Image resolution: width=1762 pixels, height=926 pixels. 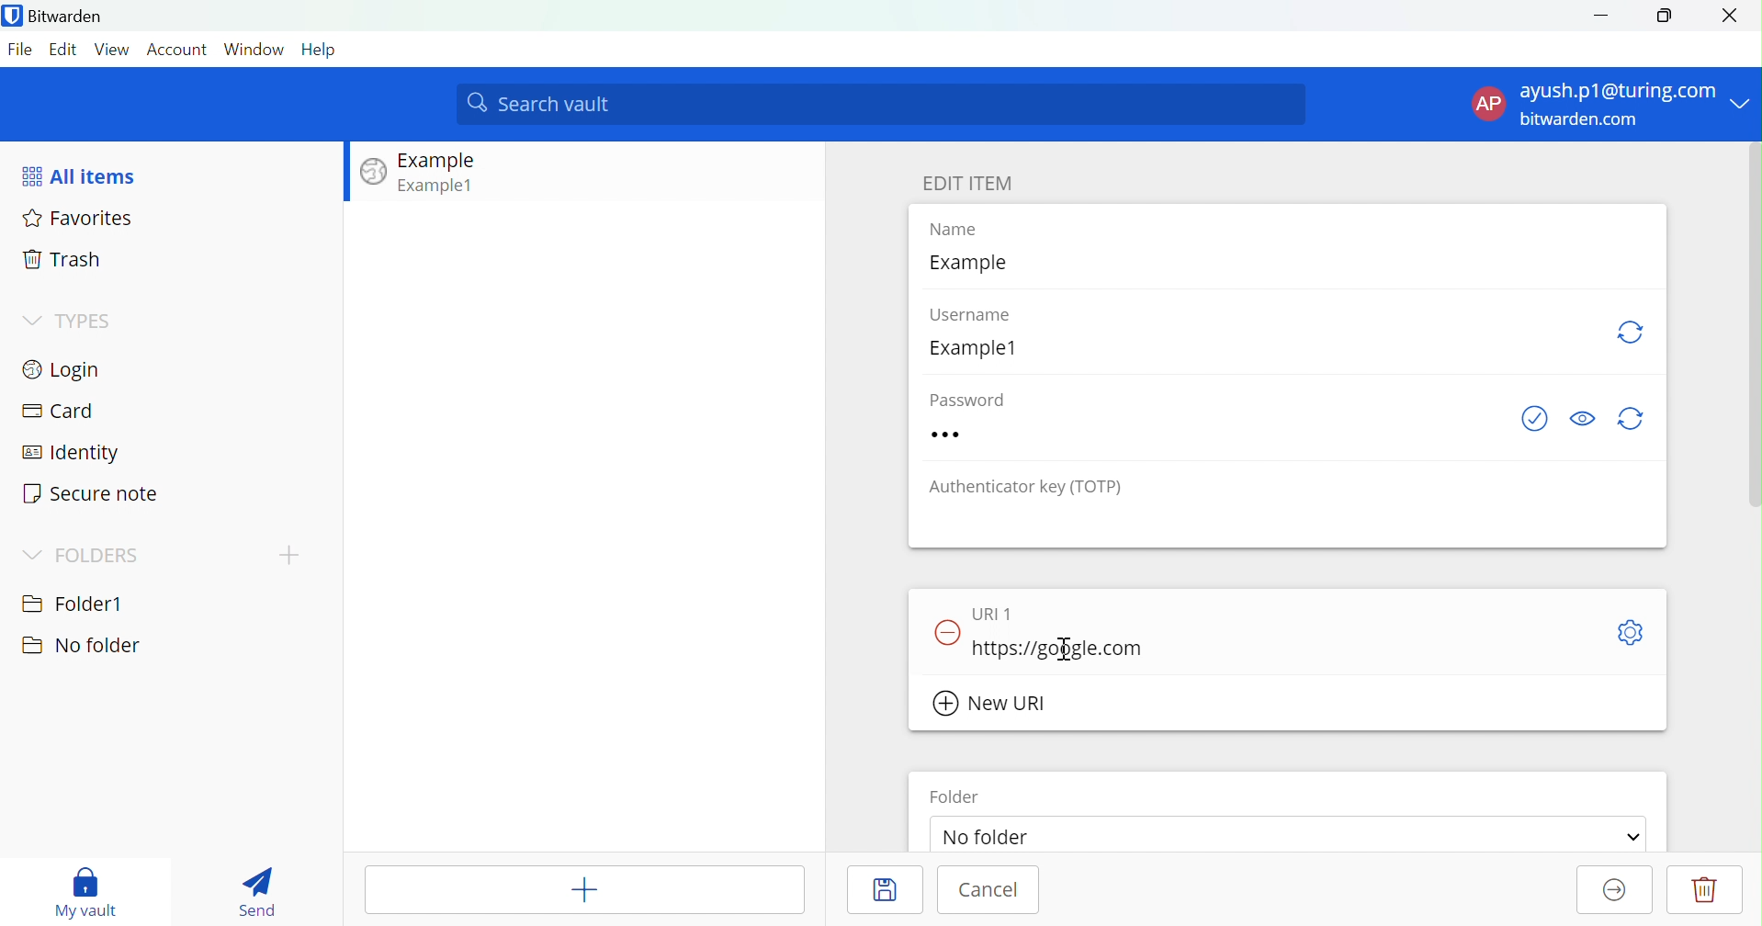 What do you see at coordinates (967, 183) in the screenshot?
I see `EDIT ITEM` at bounding box center [967, 183].